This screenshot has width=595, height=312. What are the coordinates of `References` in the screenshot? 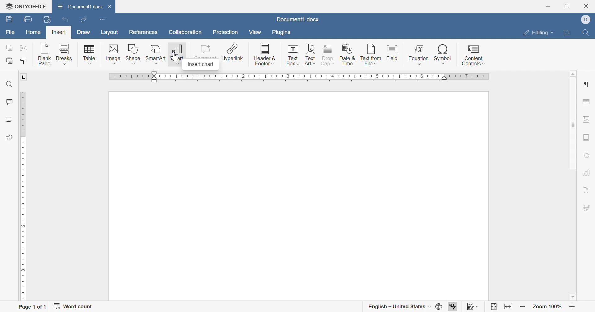 It's located at (144, 32).